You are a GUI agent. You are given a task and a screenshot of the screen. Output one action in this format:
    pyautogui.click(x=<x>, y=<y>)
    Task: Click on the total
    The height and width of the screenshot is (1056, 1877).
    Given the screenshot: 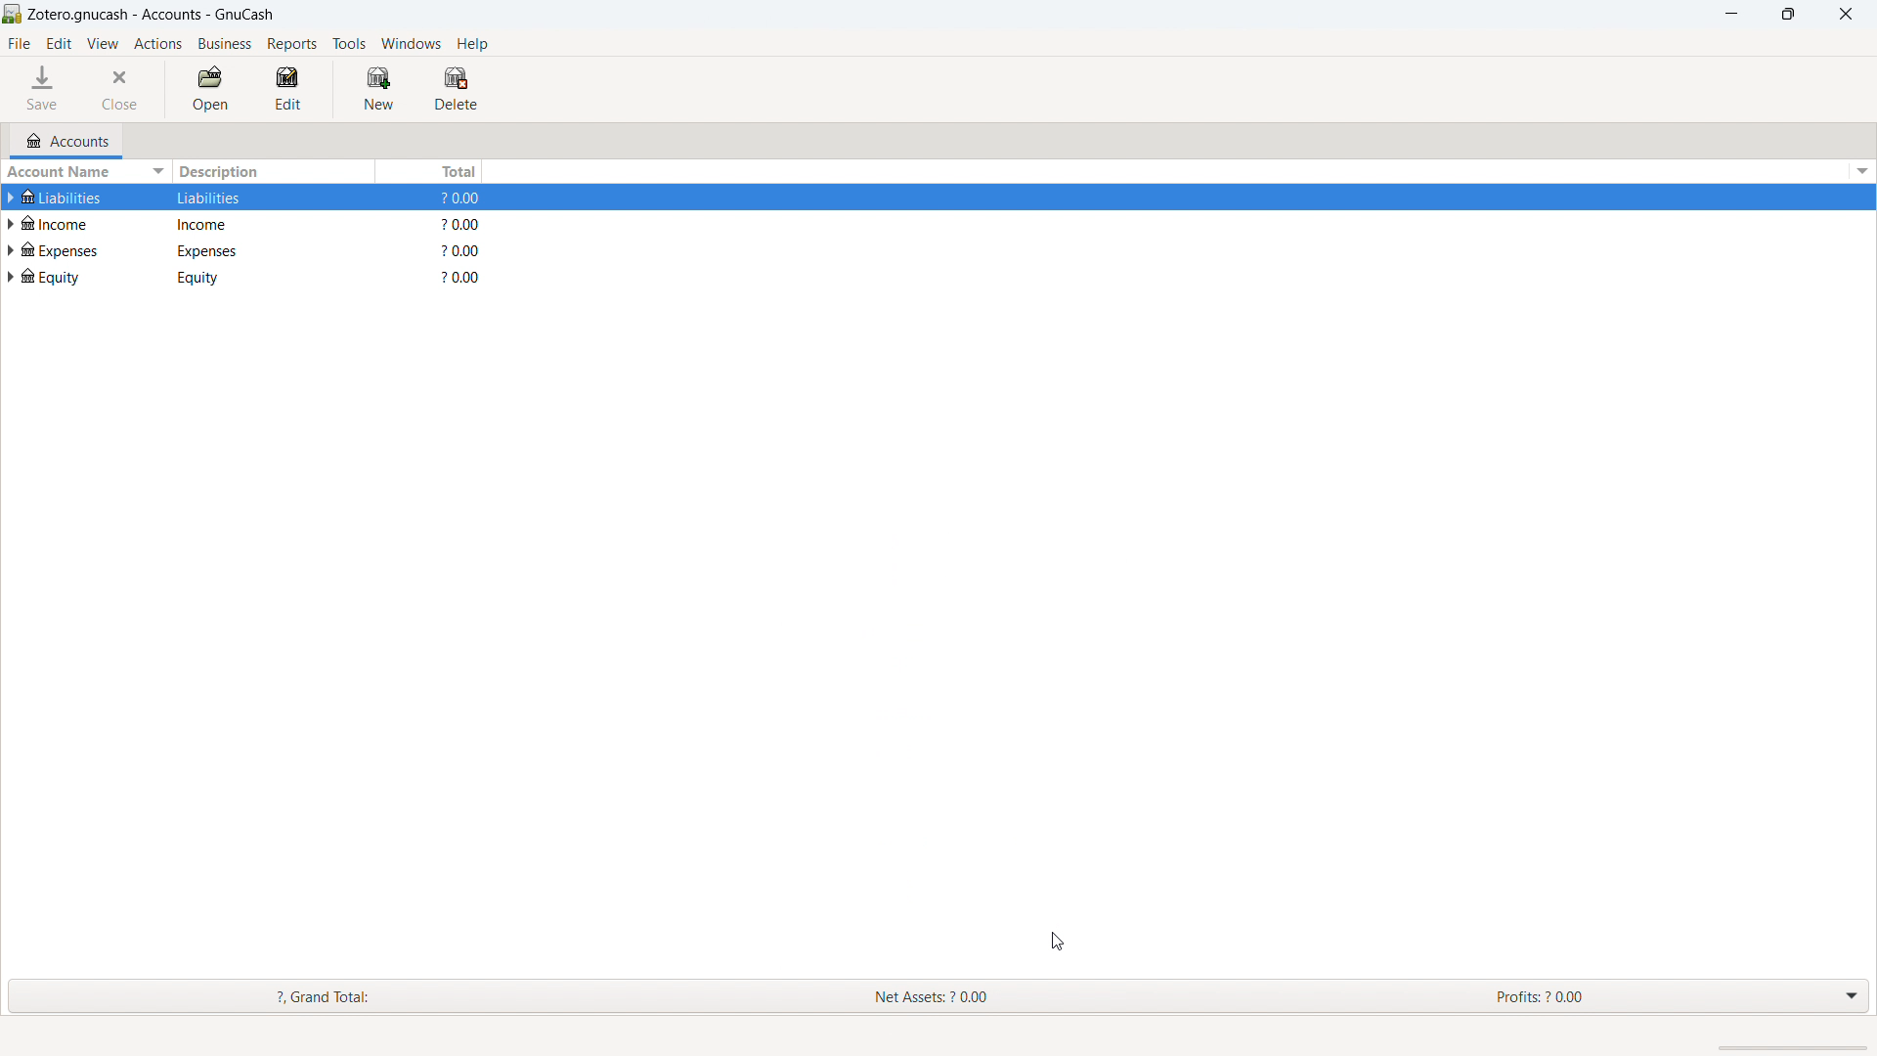 What is the action you would take?
    pyautogui.click(x=432, y=170)
    